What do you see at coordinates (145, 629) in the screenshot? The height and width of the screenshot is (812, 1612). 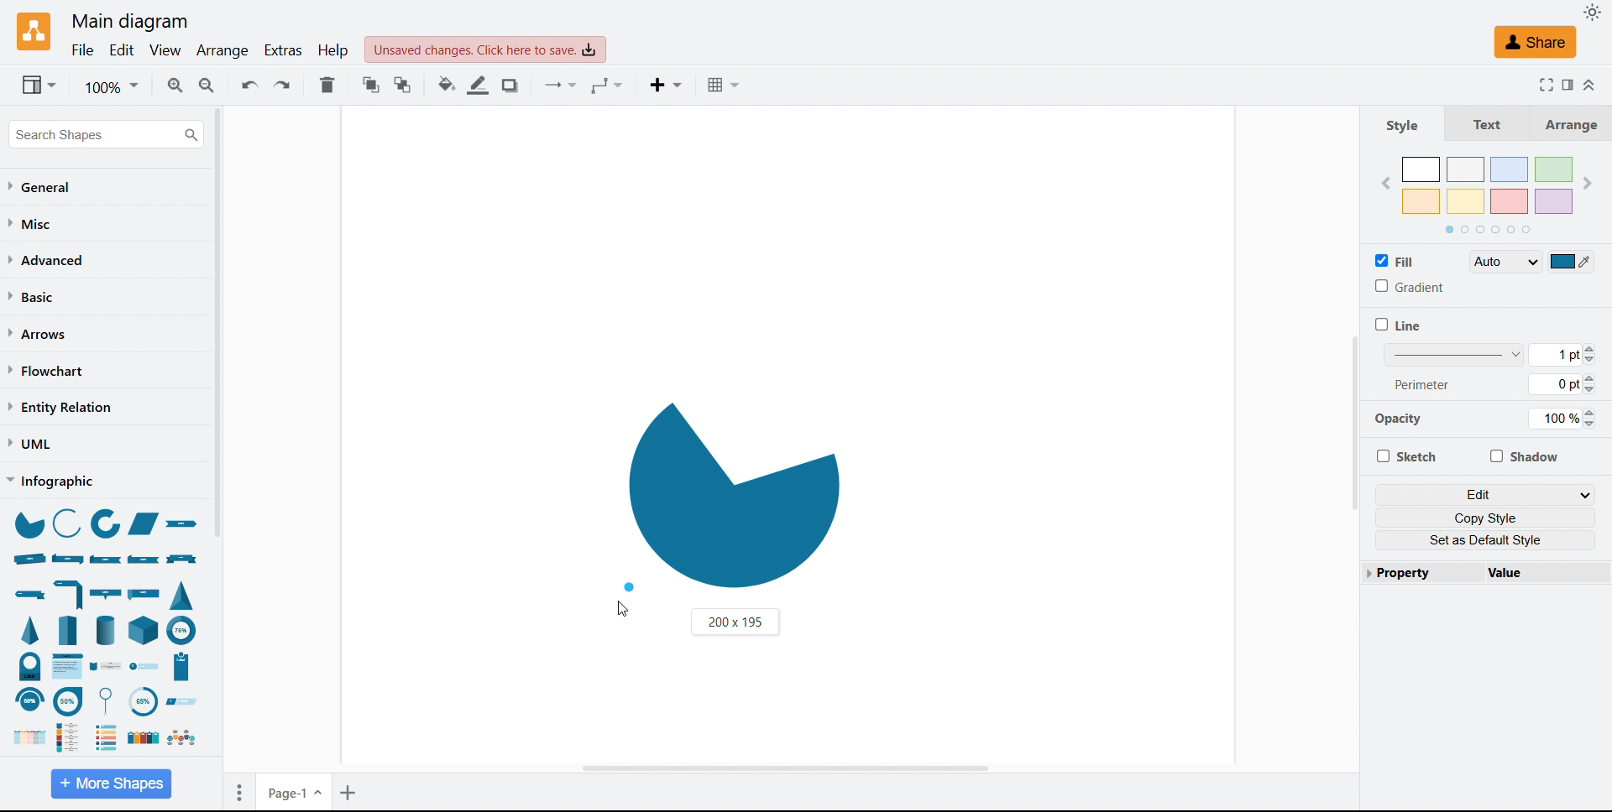 I see `cube` at bounding box center [145, 629].